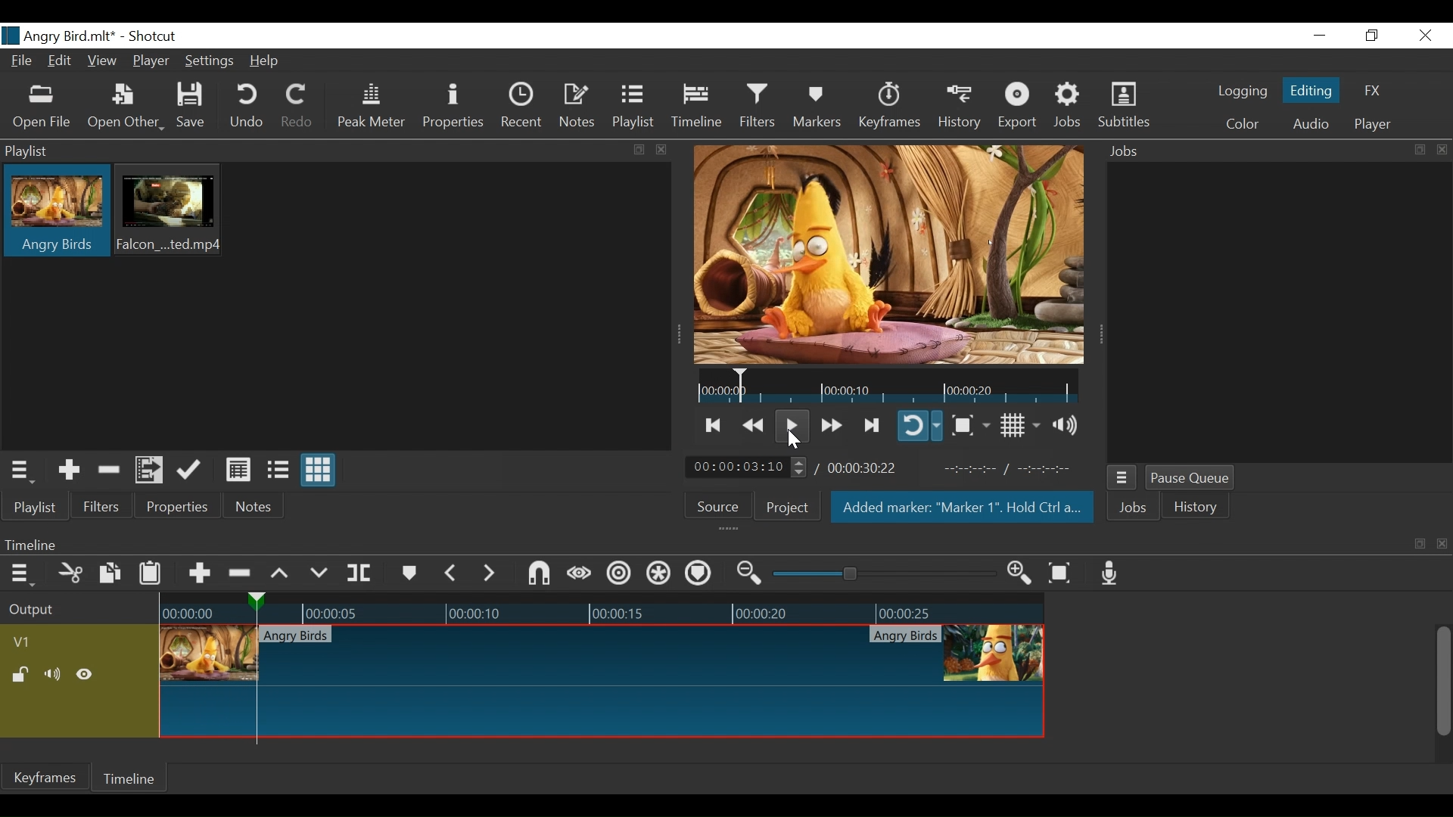 The width and height of the screenshot is (1453, 817). What do you see at coordinates (241, 571) in the screenshot?
I see `Ripple Delete` at bounding box center [241, 571].